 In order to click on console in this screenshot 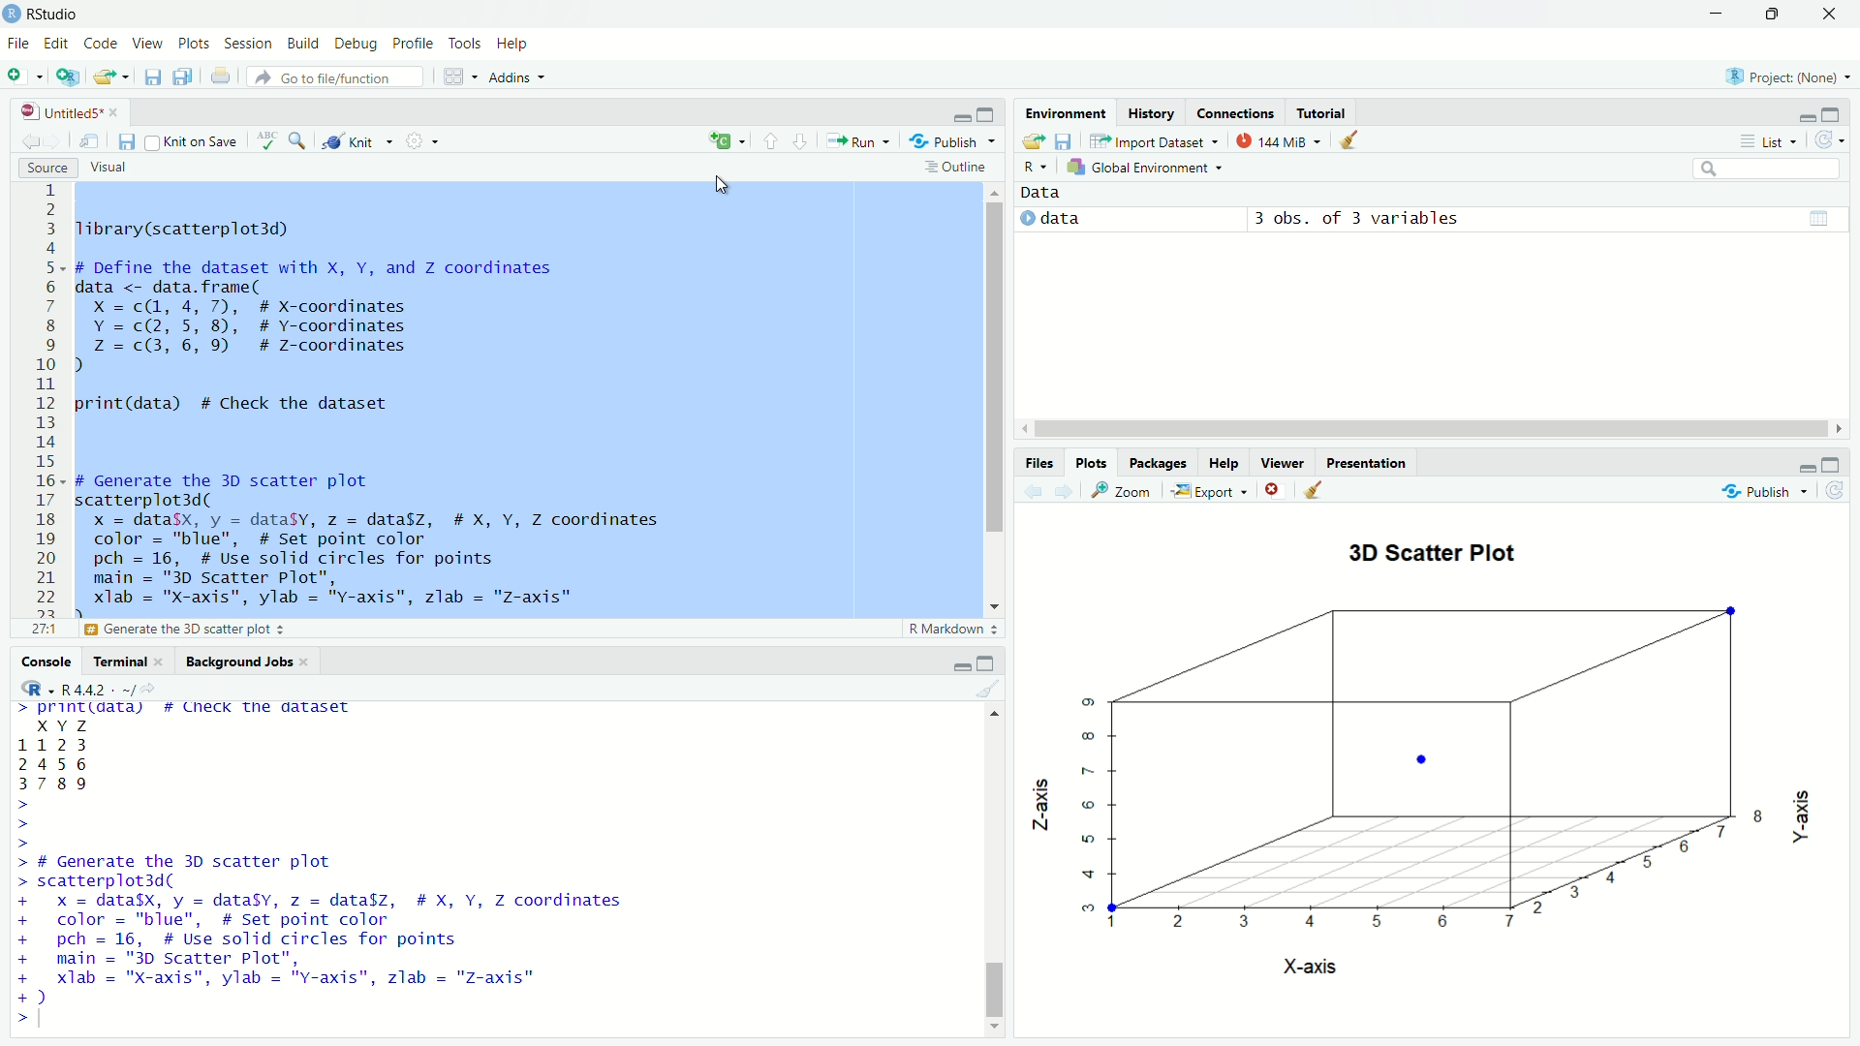, I will do `click(37, 661)`.